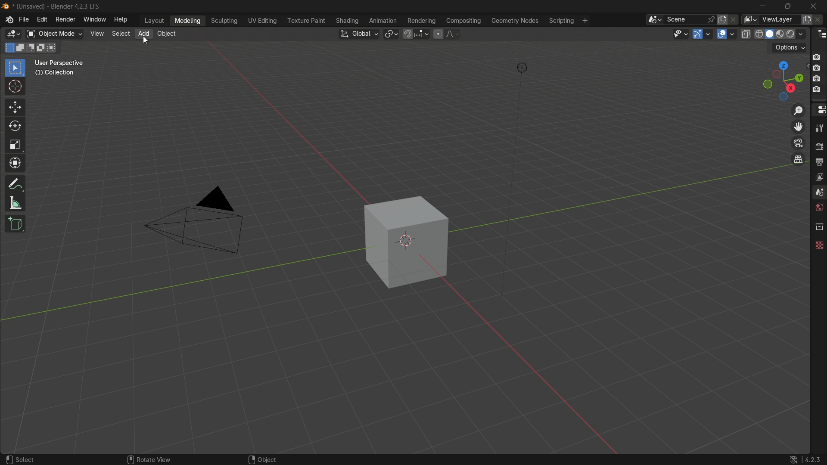  What do you see at coordinates (422, 20) in the screenshot?
I see `rendering menu` at bounding box center [422, 20].